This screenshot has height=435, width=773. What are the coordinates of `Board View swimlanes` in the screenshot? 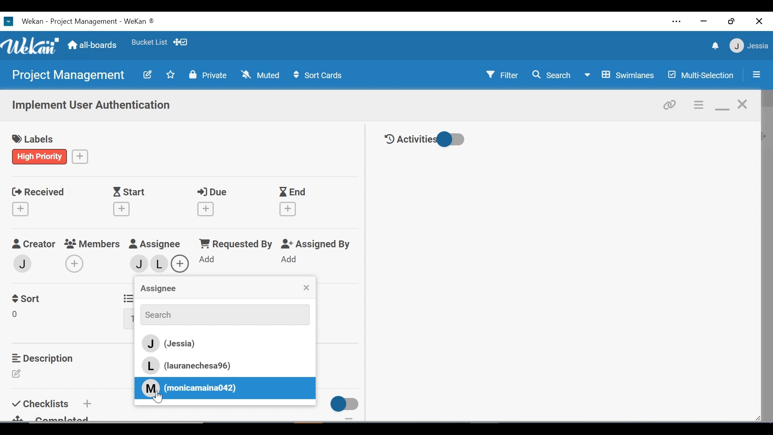 It's located at (621, 74).